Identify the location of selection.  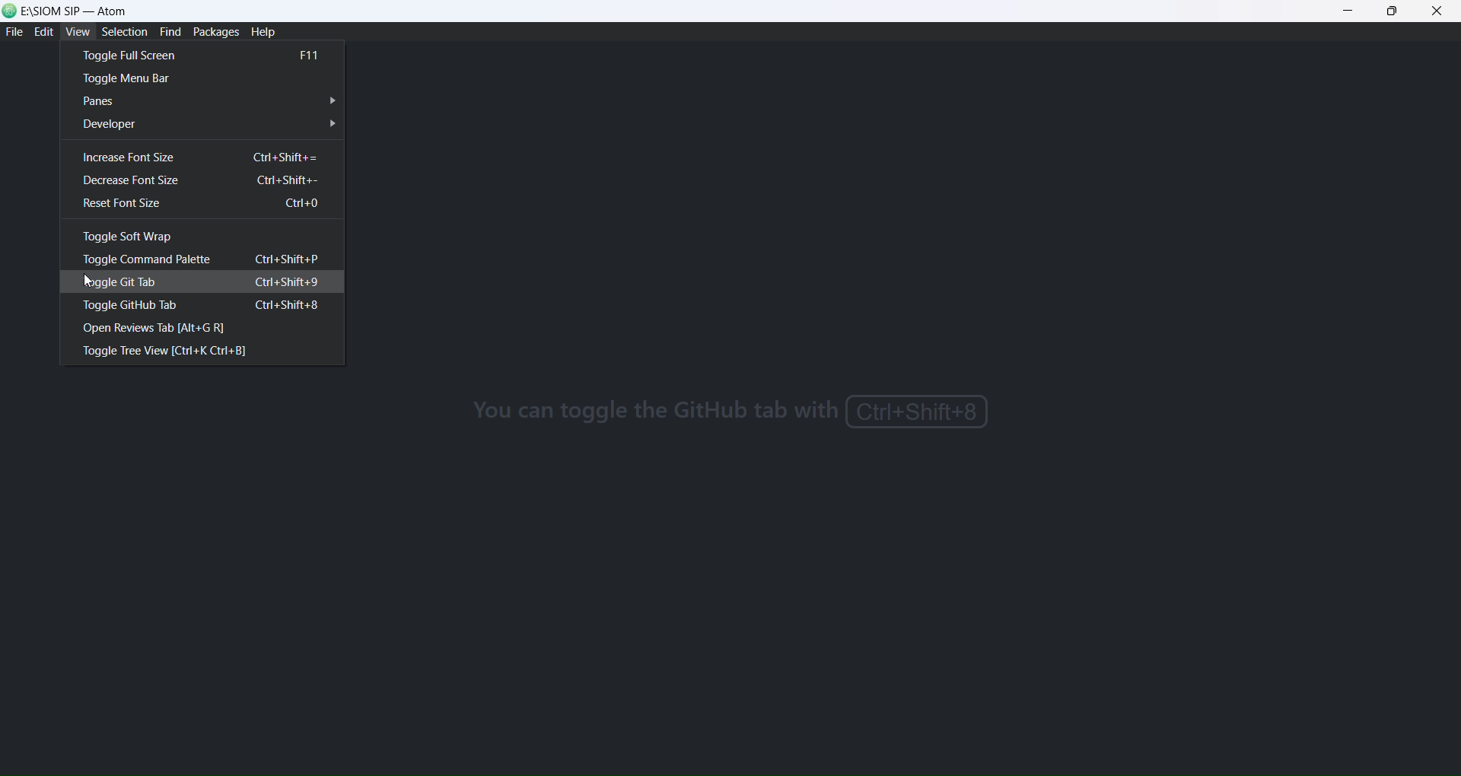
(126, 33).